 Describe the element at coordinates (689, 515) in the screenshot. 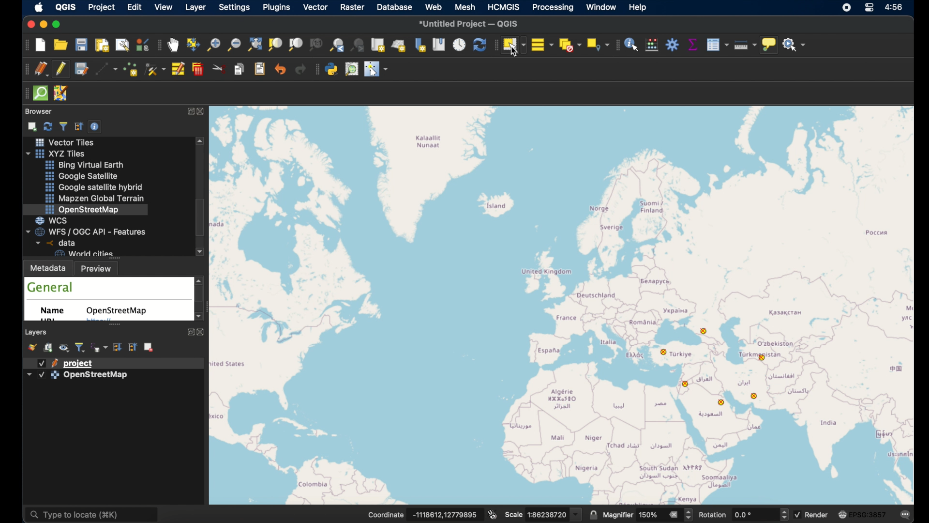

I see `Increase or decrease magnifier` at that location.